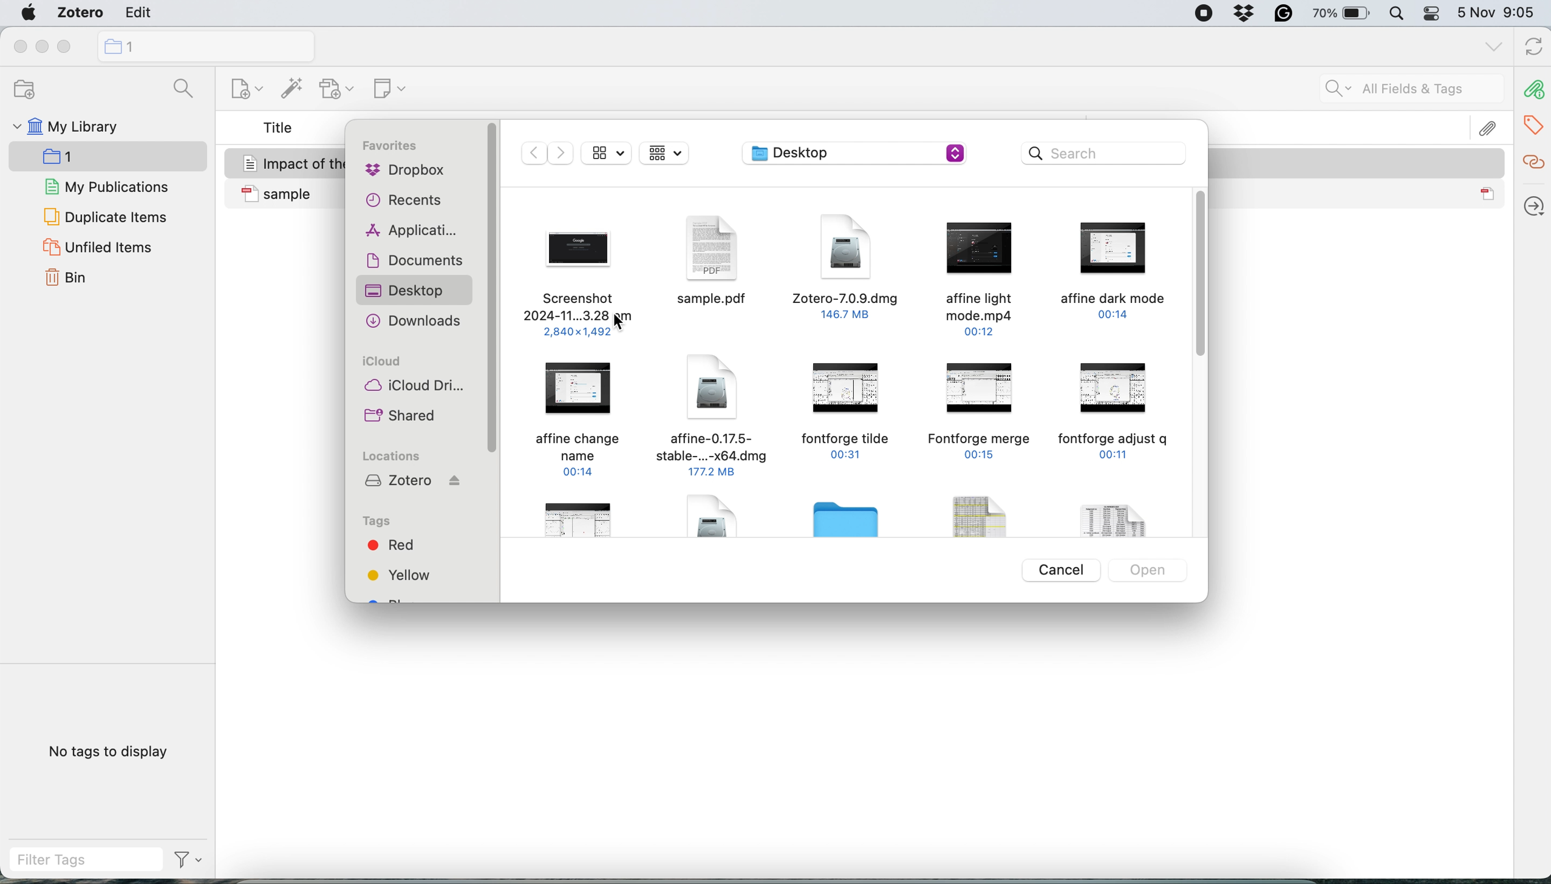  What do you see at coordinates (1152, 572) in the screenshot?
I see `open` at bounding box center [1152, 572].